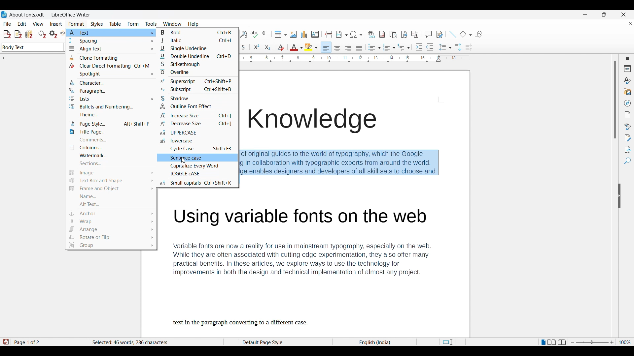  I want to click on File menu, so click(7, 24).